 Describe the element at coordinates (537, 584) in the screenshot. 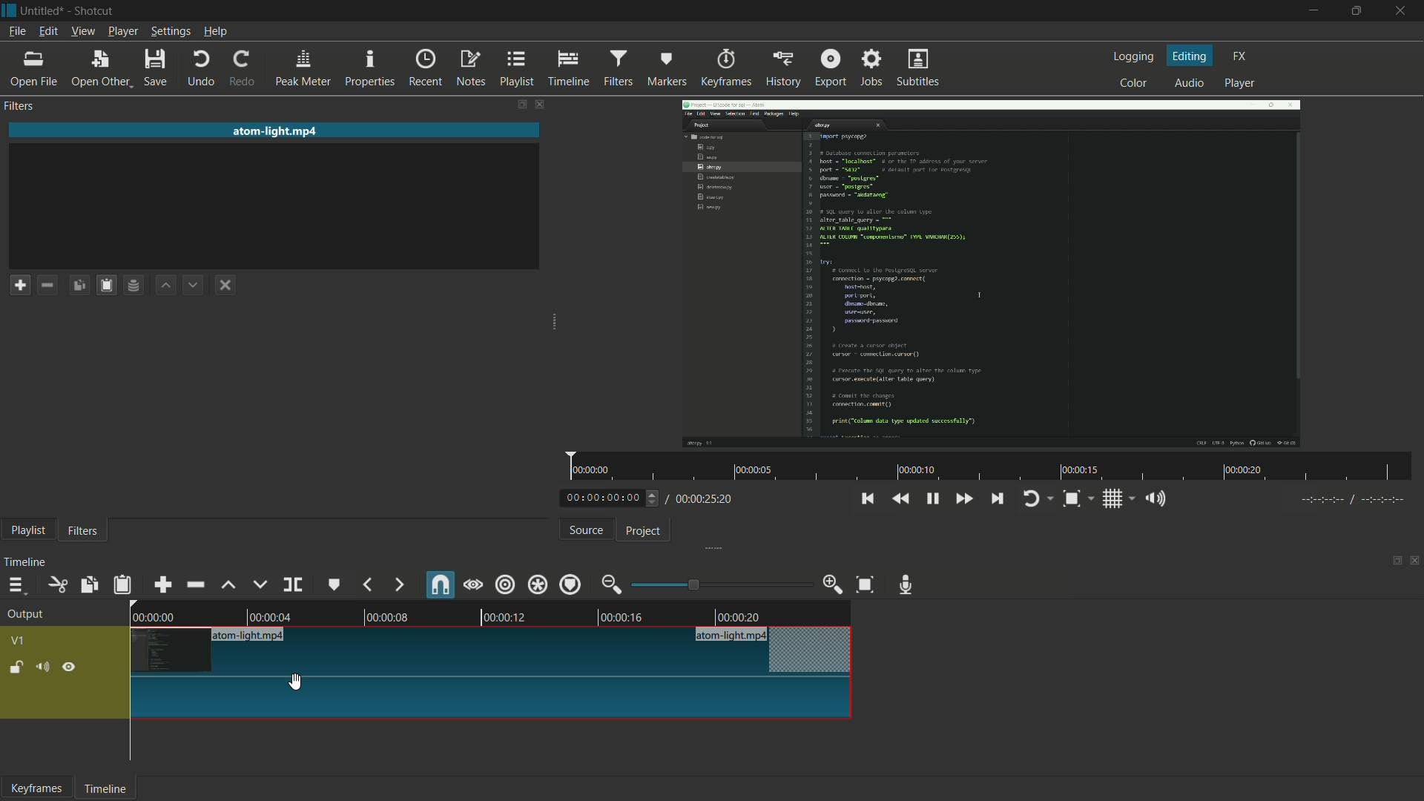

I see `ripple all tracks` at that location.